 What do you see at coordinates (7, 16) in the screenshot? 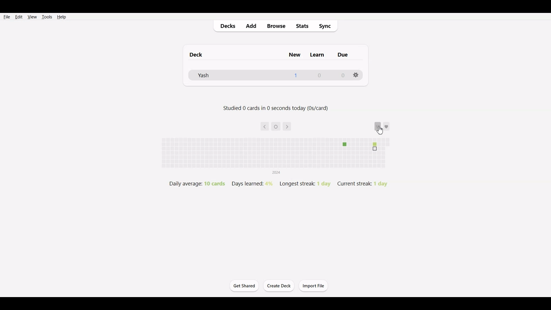
I see `File` at bounding box center [7, 16].